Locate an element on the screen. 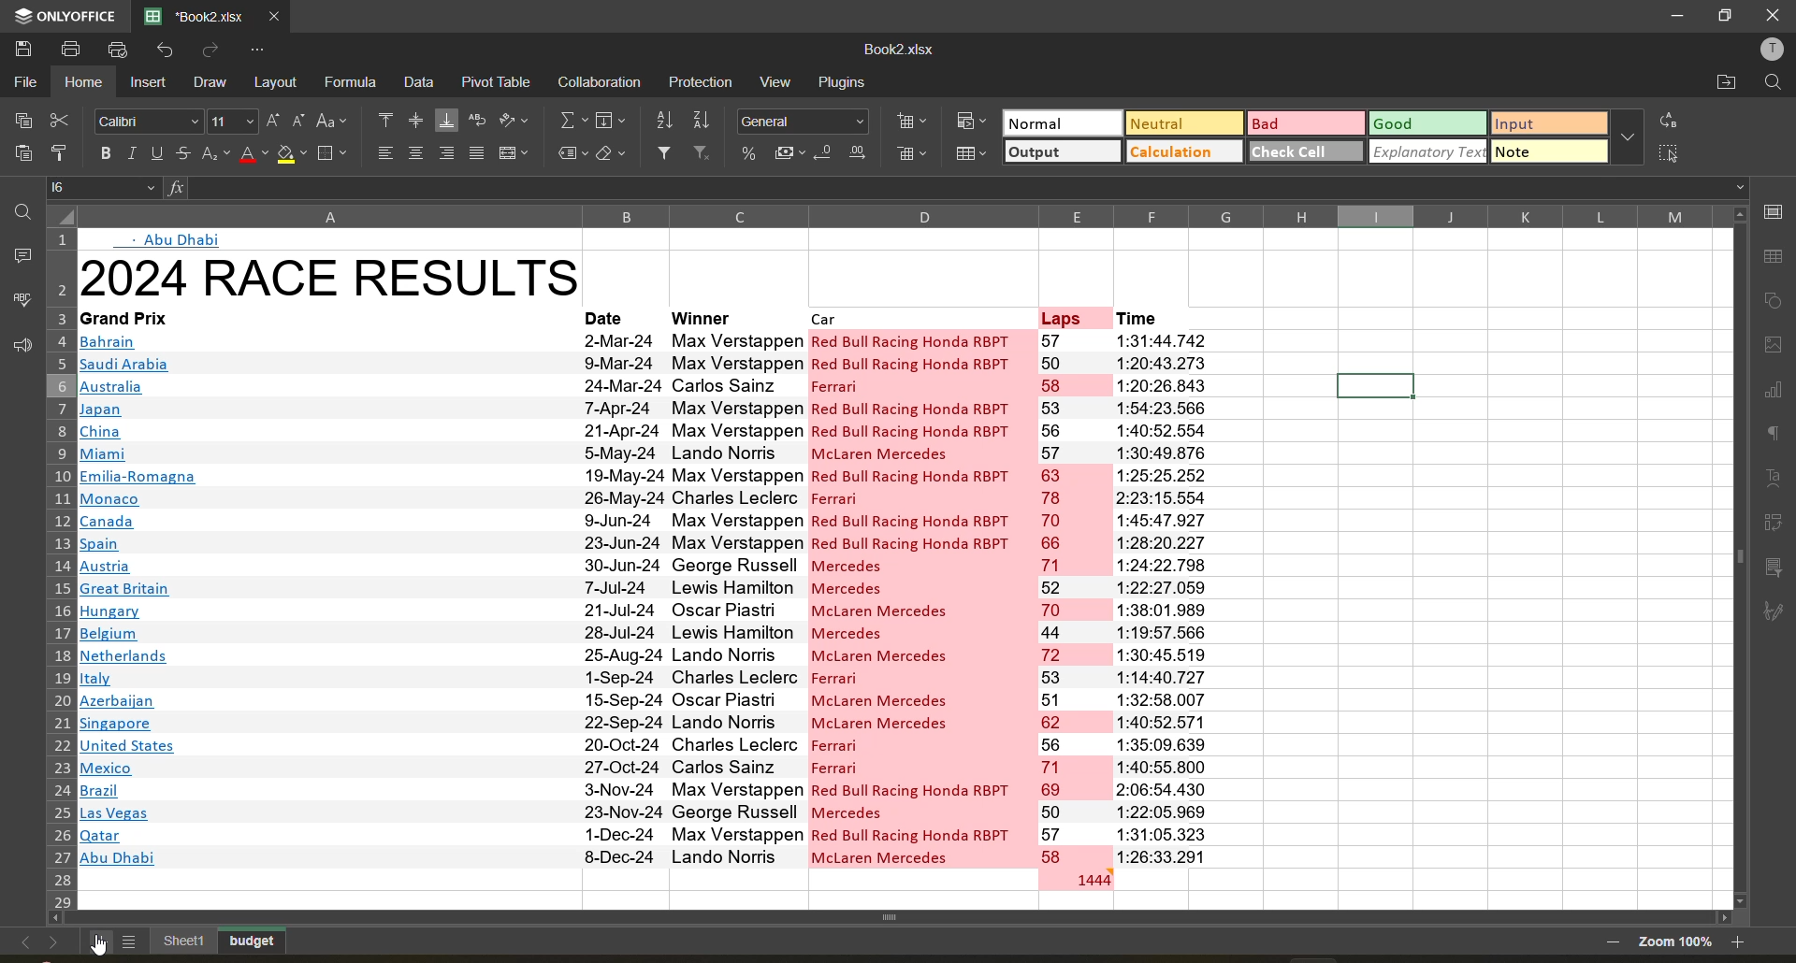 This screenshot has height=963, width=1796. cell settings is located at coordinates (1774, 212).